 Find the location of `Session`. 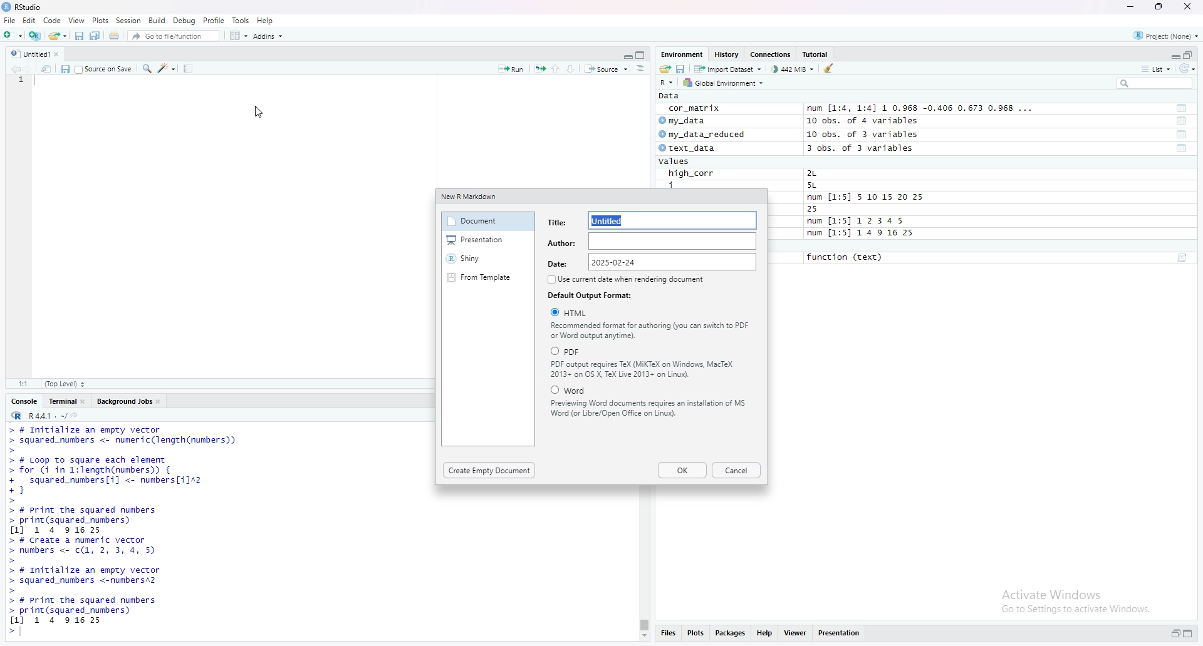

Session is located at coordinates (127, 21).